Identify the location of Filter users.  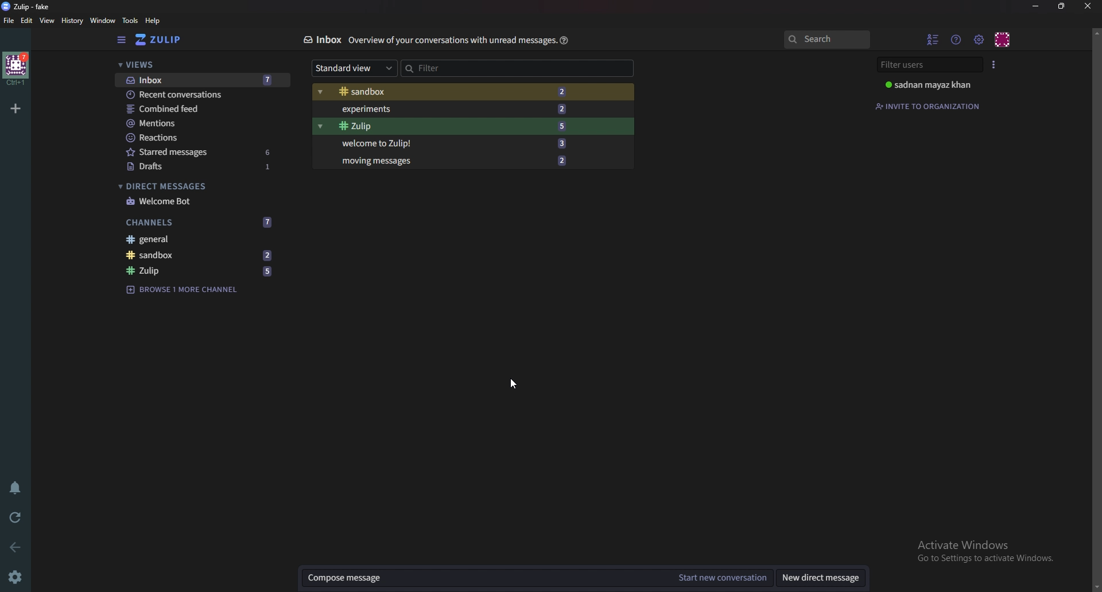
(928, 65).